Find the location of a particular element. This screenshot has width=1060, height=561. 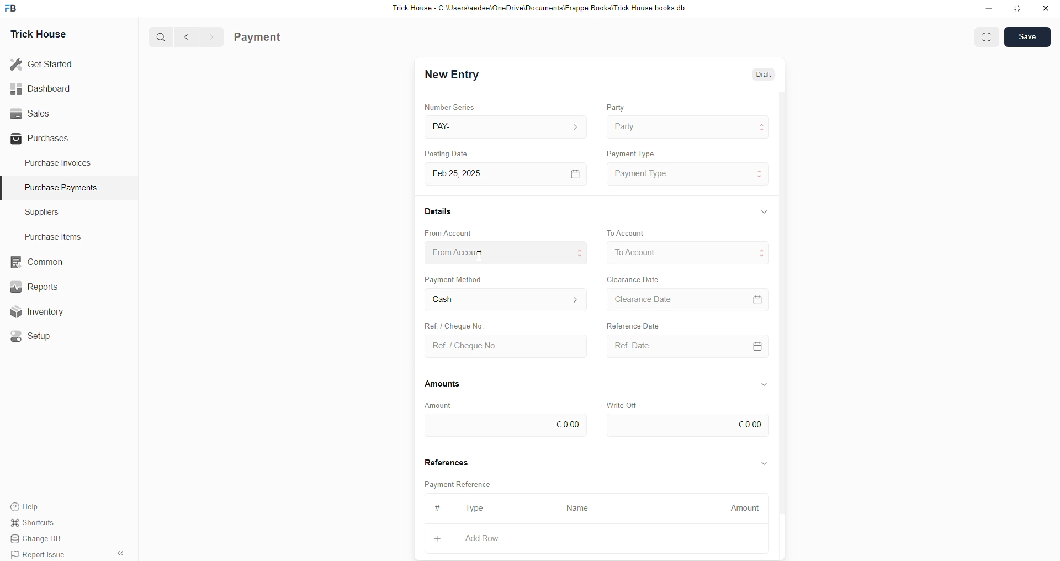

Trick House is located at coordinates (35, 33).